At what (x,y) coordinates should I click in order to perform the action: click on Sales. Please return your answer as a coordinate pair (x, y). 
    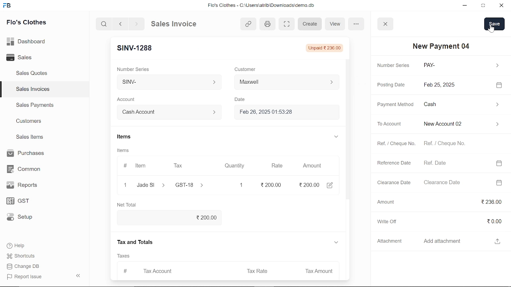
    Looking at the image, I should click on (28, 58).